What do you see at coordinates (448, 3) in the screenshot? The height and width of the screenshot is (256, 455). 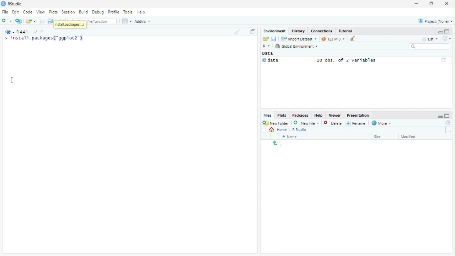 I see `Close` at bounding box center [448, 3].